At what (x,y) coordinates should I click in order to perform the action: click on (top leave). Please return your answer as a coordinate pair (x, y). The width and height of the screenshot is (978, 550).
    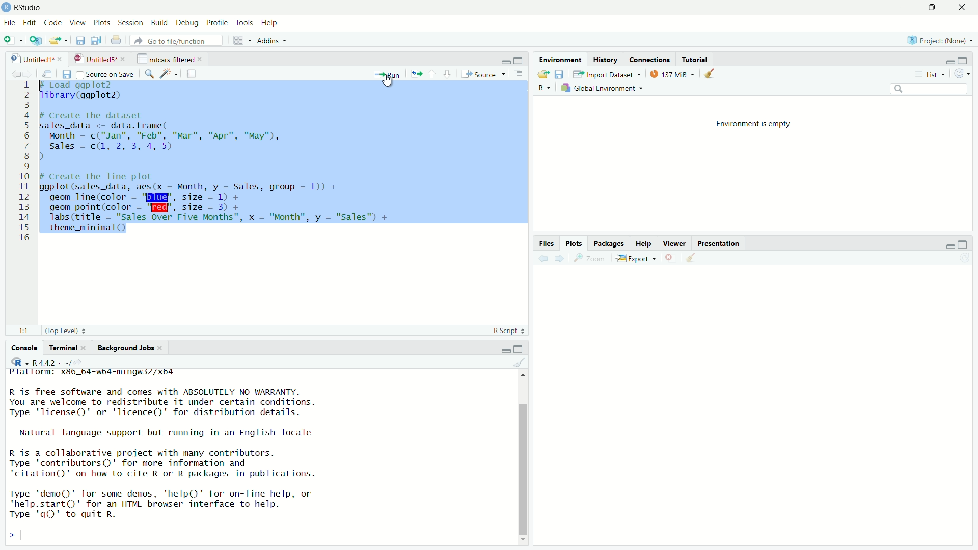
    Looking at the image, I should click on (62, 331).